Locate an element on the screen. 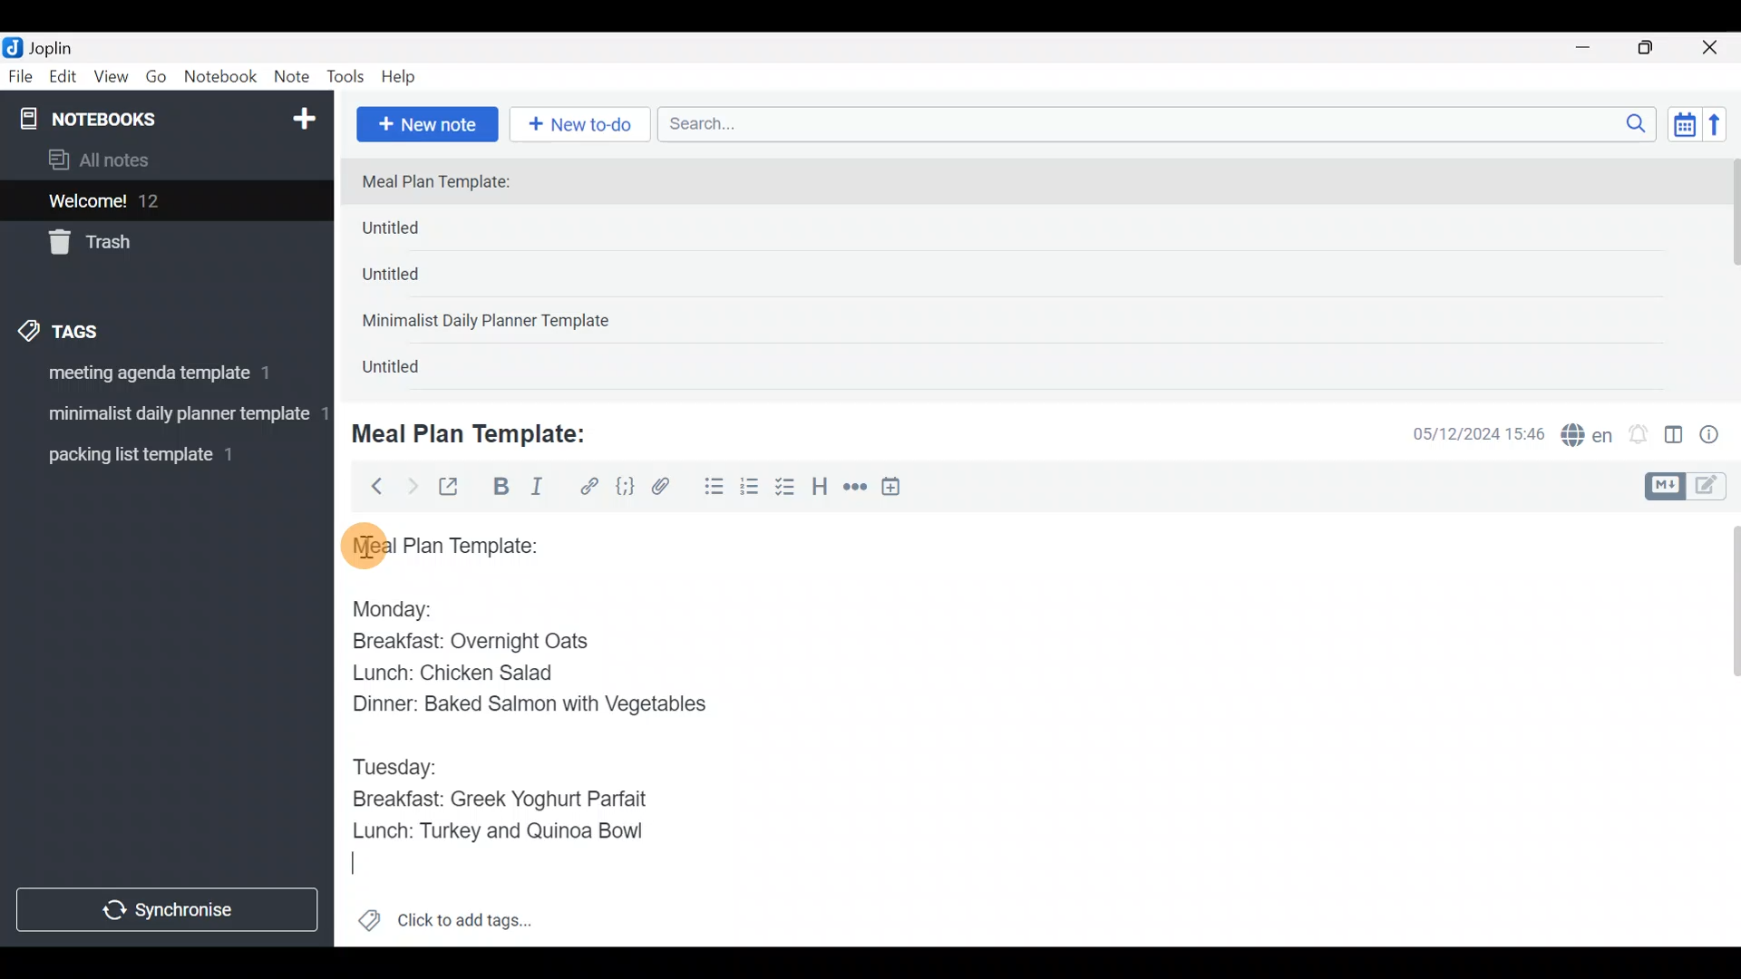 The width and height of the screenshot is (1741, 979). Welcome! is located at coordinates (164, 202).